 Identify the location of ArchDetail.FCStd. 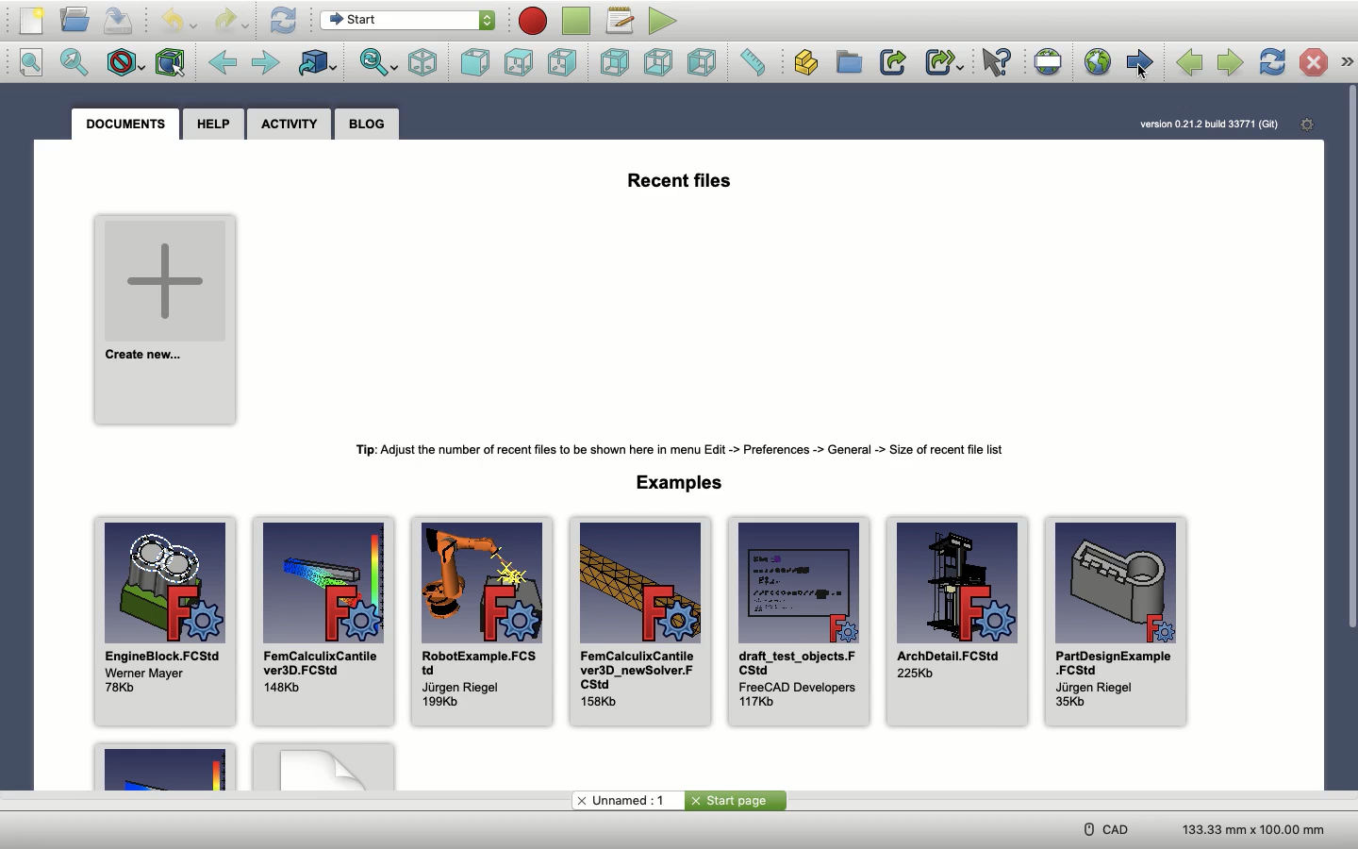
(959, 622).